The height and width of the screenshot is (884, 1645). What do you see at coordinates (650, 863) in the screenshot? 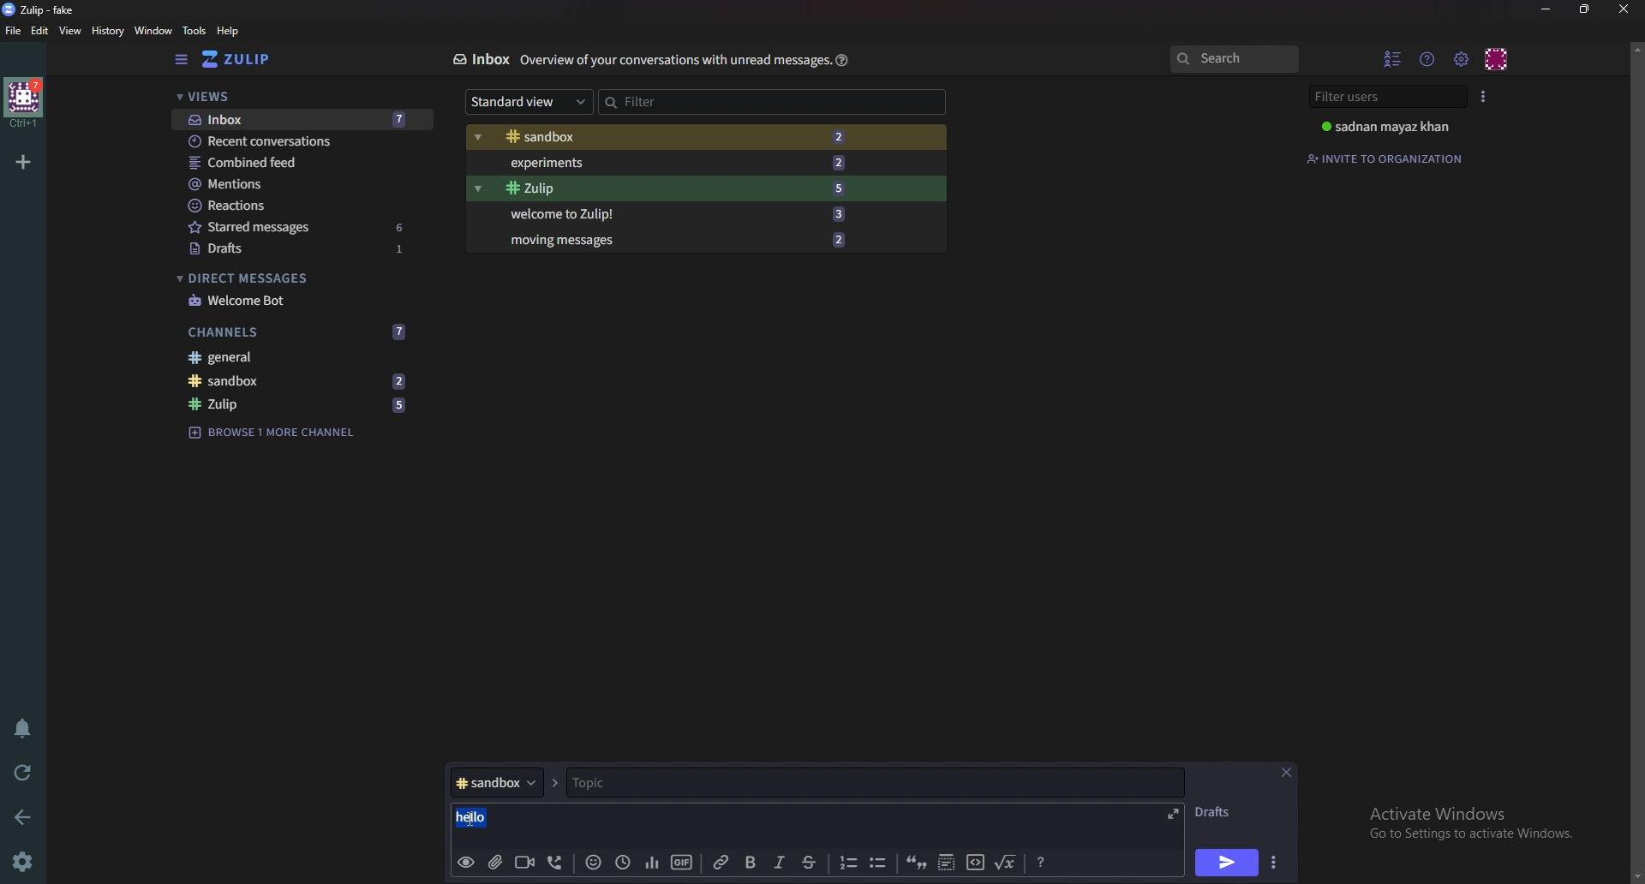
I see `Poll` at bounding box center [650, 863].